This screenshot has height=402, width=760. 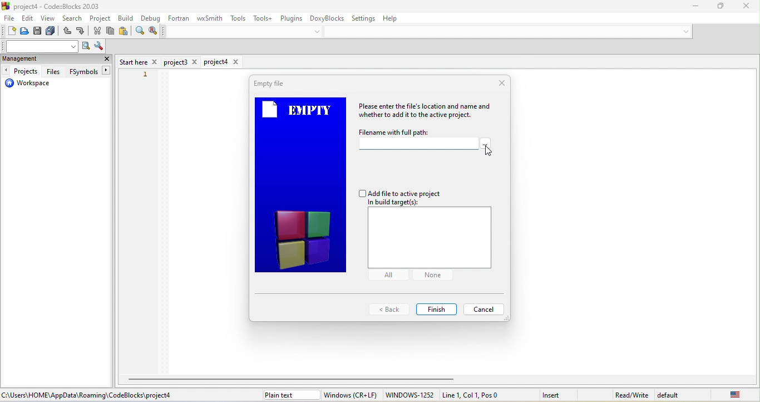 I want to click on horizontal scroll bar, so click(x=294, y=379).